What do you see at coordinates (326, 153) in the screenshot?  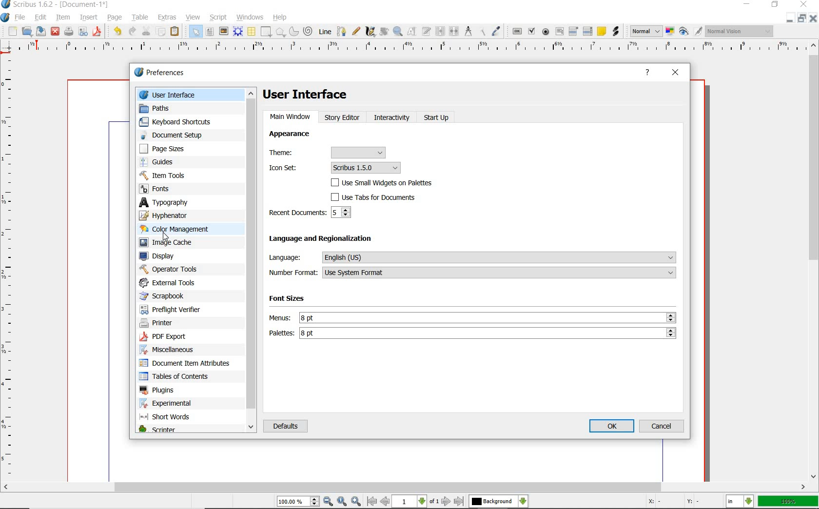 I see `Theme` at bounding box center [326, 153].